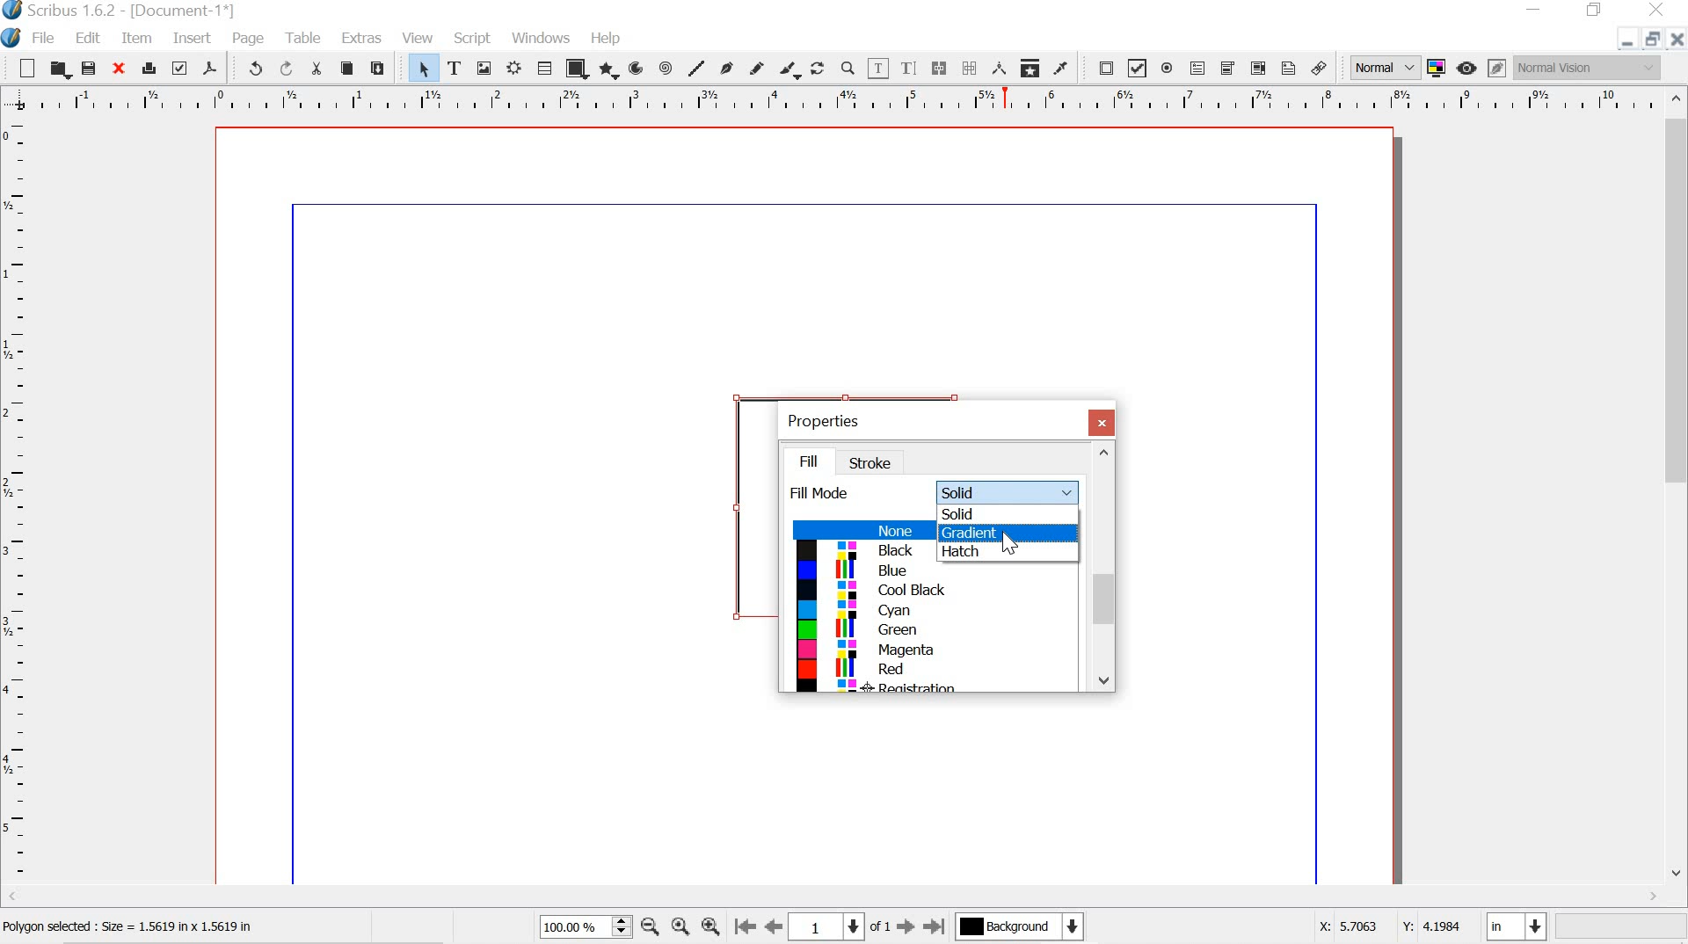 The width and height of the screenshot is (1688, 944). Describe the element at coordinates (696, 68) in the screenshot. I see `line` at that location.